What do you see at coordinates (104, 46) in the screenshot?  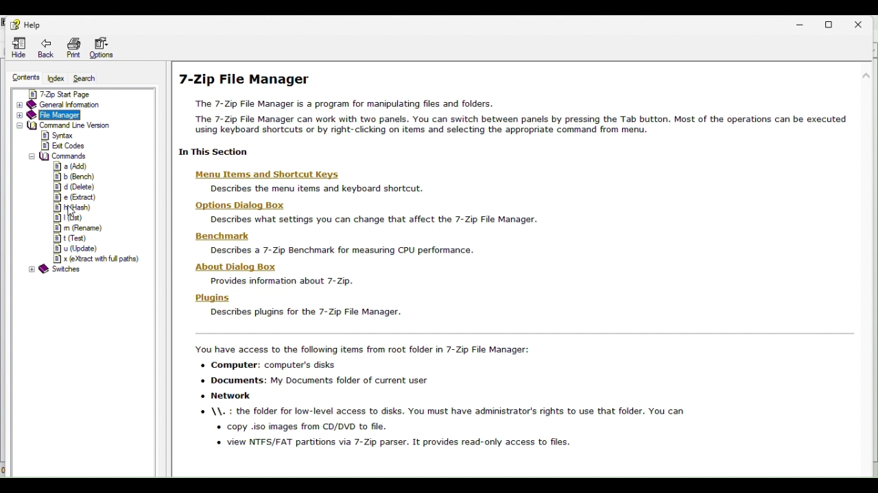 I see `Options` at bounding box center [104, 46].